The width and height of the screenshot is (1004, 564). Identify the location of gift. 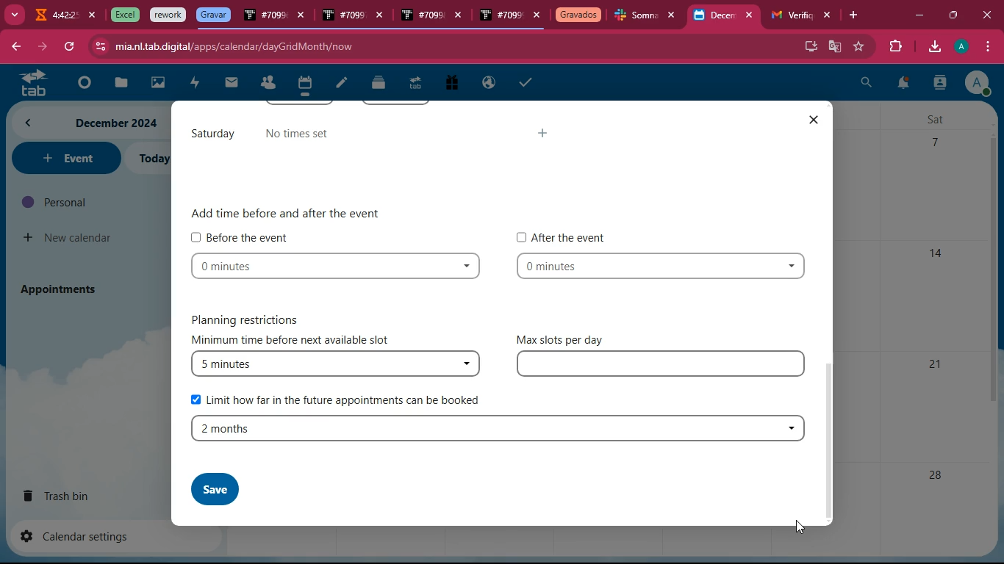
(451, 84).